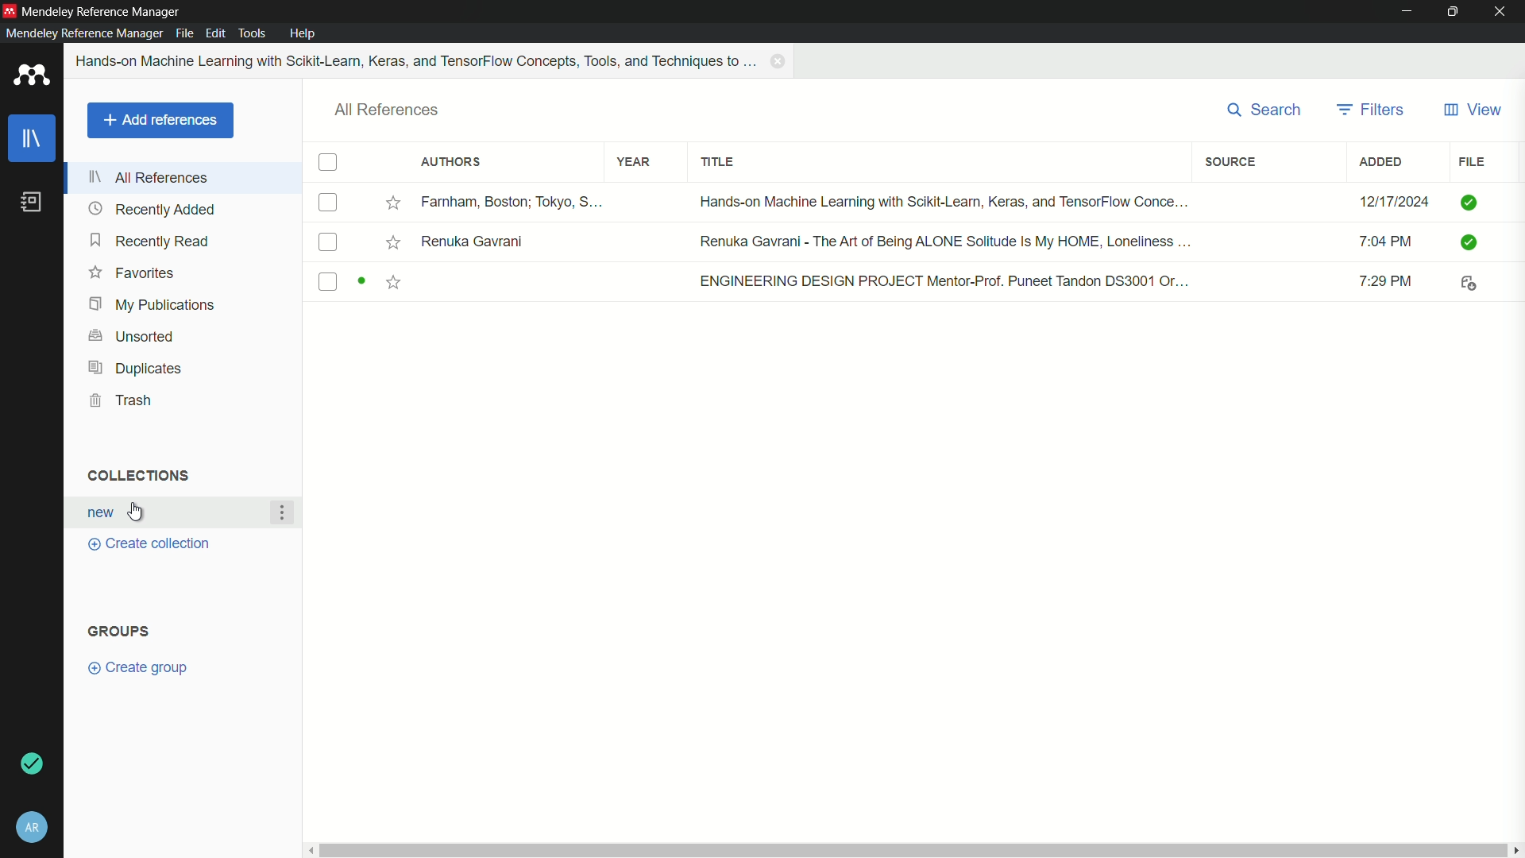 The height and width of the screenshot is (858, 1525). Describe the element at coordinates (780, 61) in the screenshot. I see `close book` at that location.